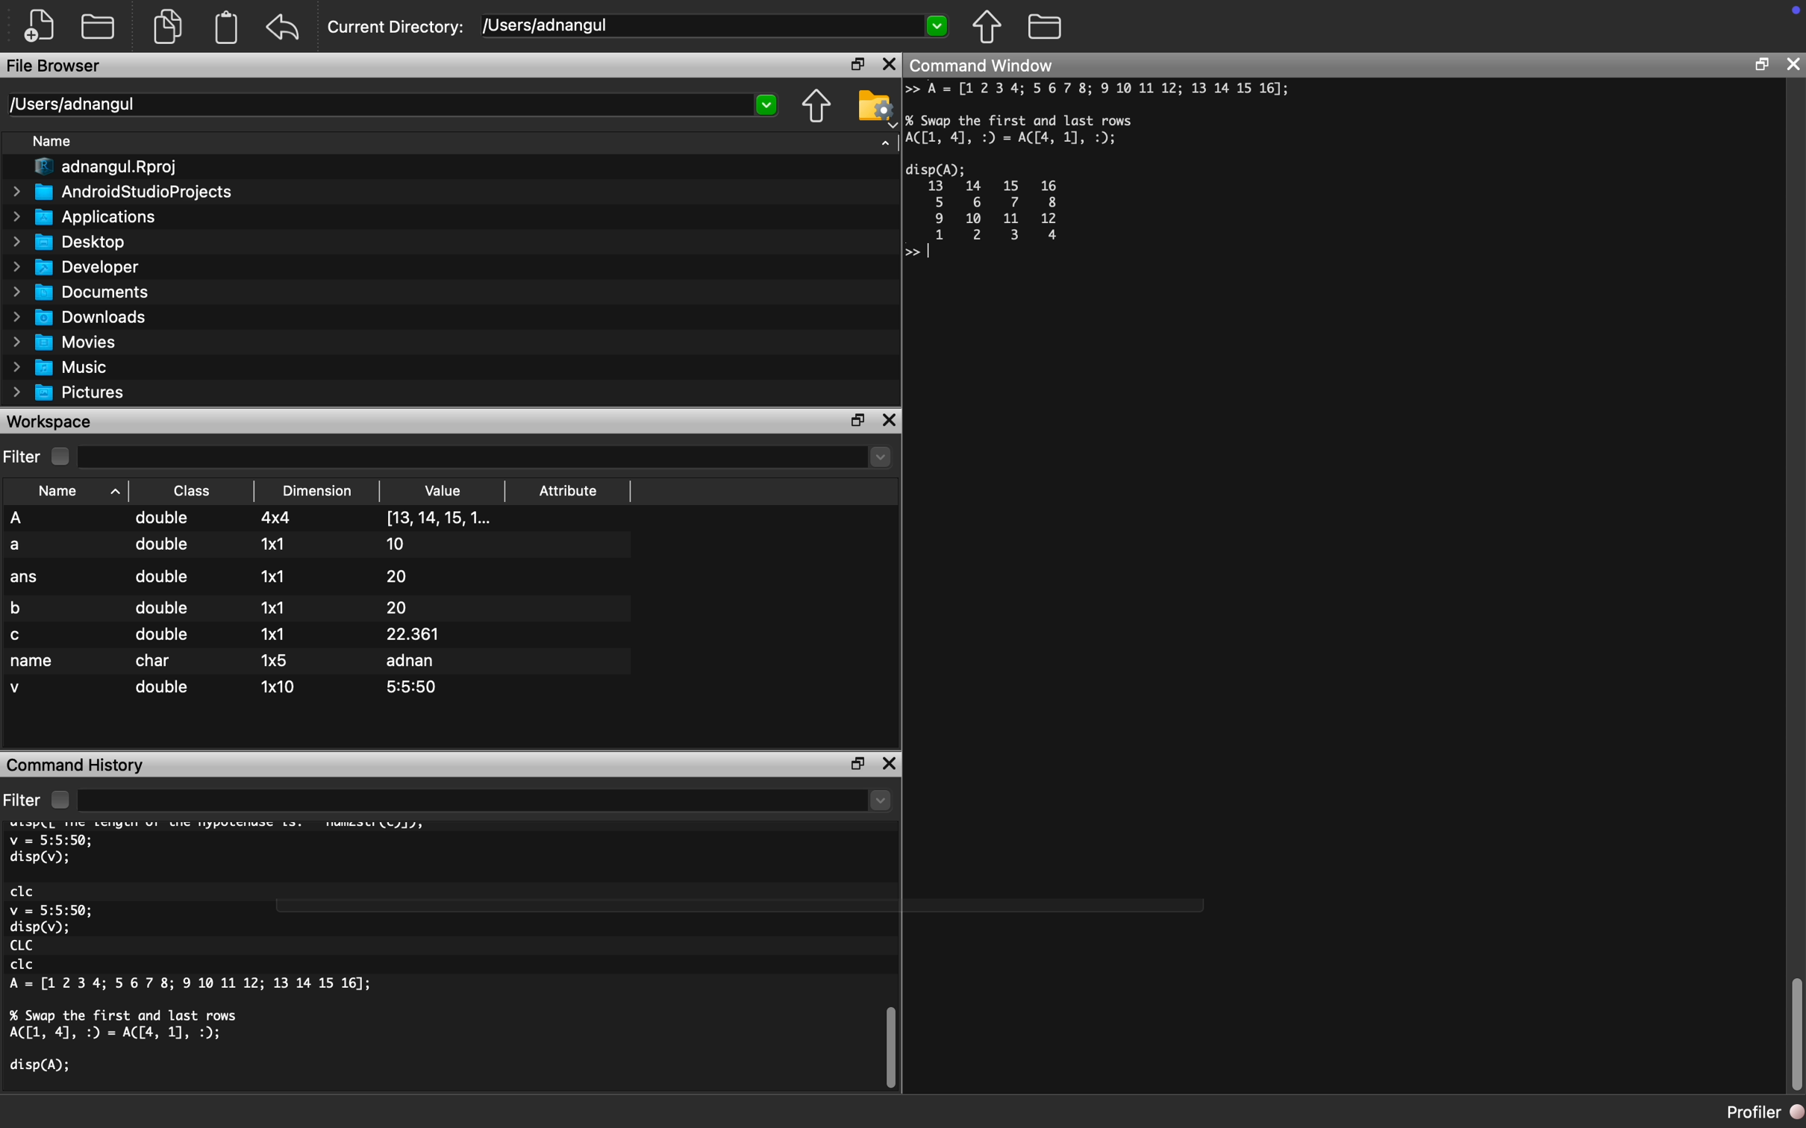  What do you see at coordinates (1762, 64) in the screenshot?
I see `Restore` at bounding box center [1762, 64].